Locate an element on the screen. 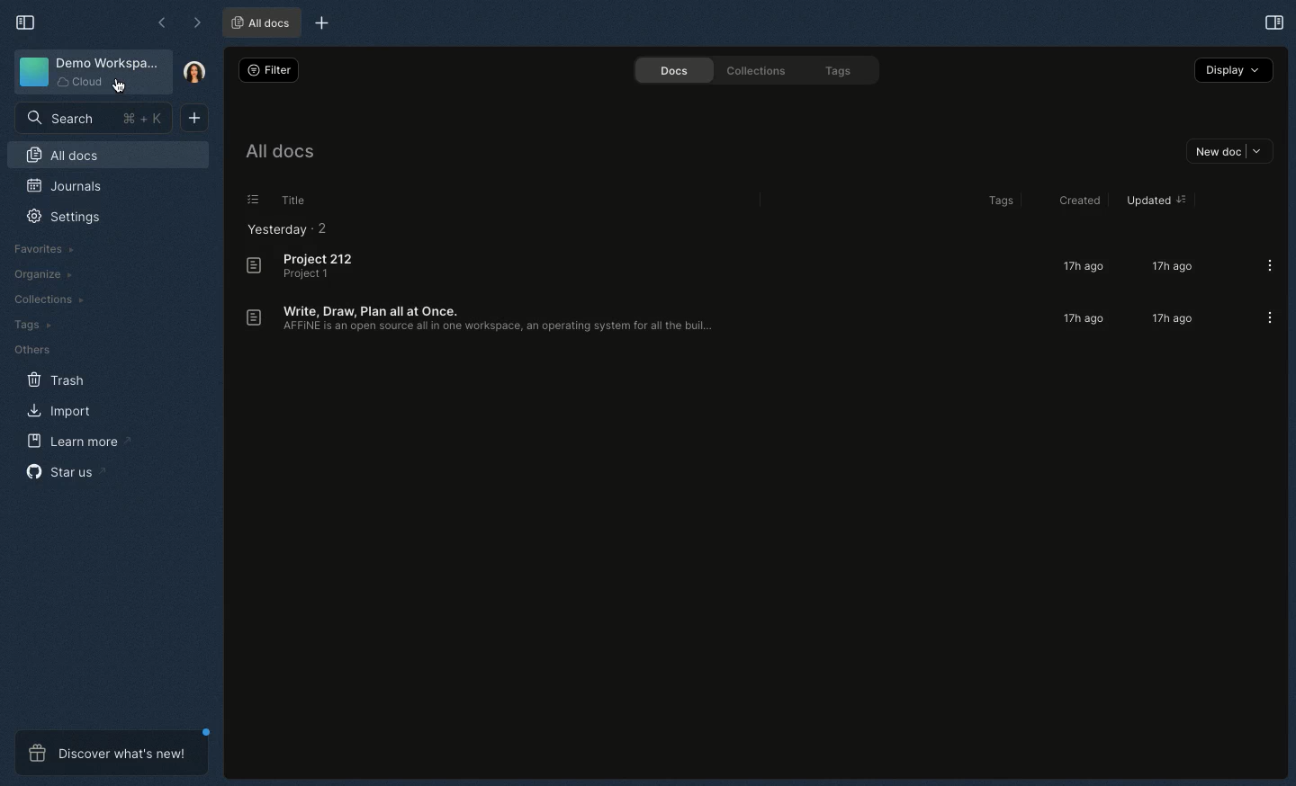 Image resolution: width=1296 pixels, height=786 pixels. 17h ago is located at coordinates (1169, 319).